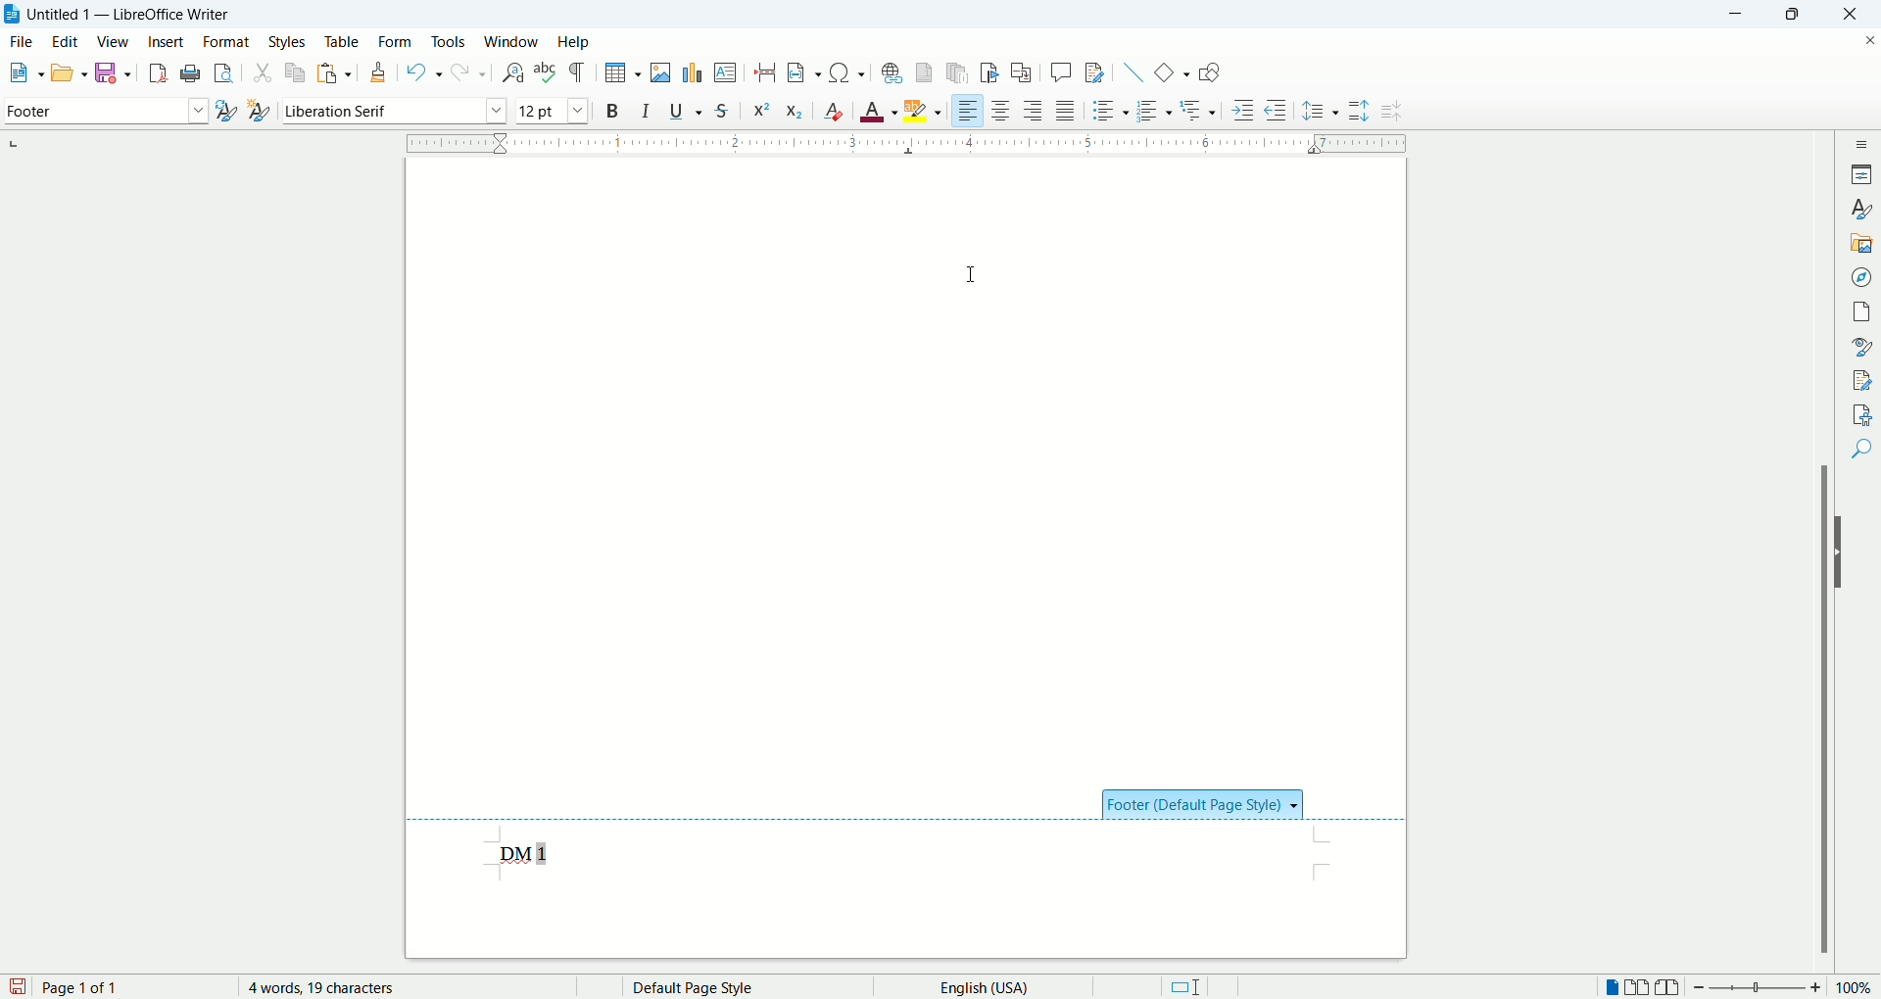 The image size is (1881, 999). What do you see at coordinates (155, 72) in the screenshot?
I see `export as pdf` at bounding box center [155, 72].